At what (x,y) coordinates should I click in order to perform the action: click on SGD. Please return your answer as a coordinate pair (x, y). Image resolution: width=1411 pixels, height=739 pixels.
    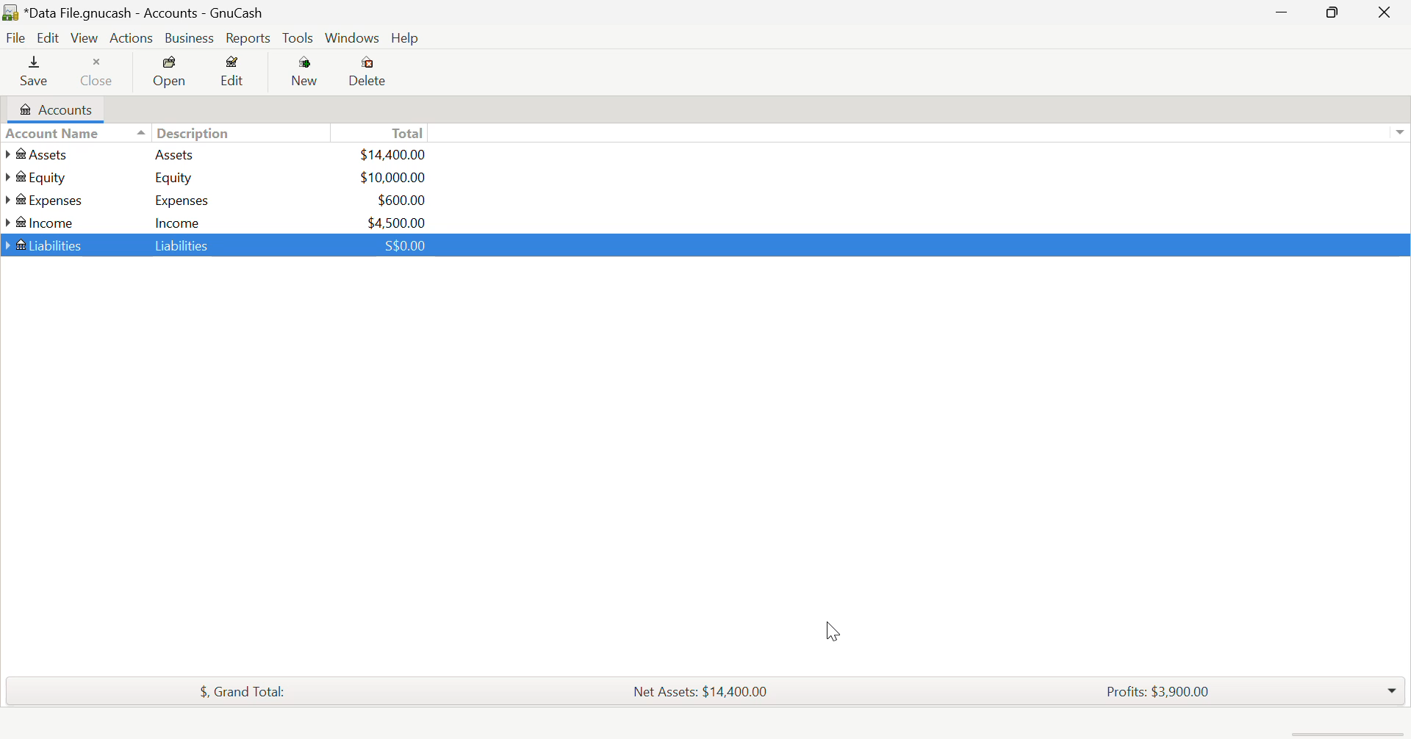
    Looking at the image, I should click on (405, 245).